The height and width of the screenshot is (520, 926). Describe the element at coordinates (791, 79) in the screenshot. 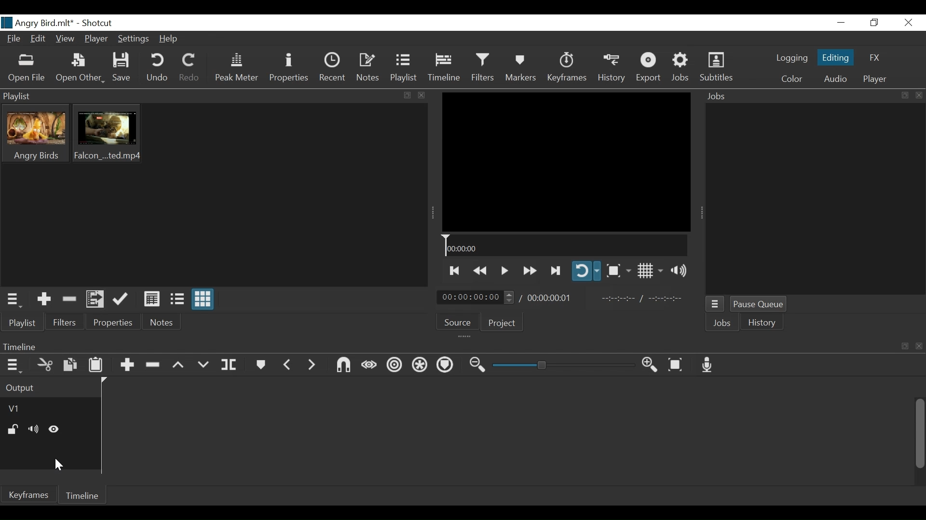

I see `` at that location.